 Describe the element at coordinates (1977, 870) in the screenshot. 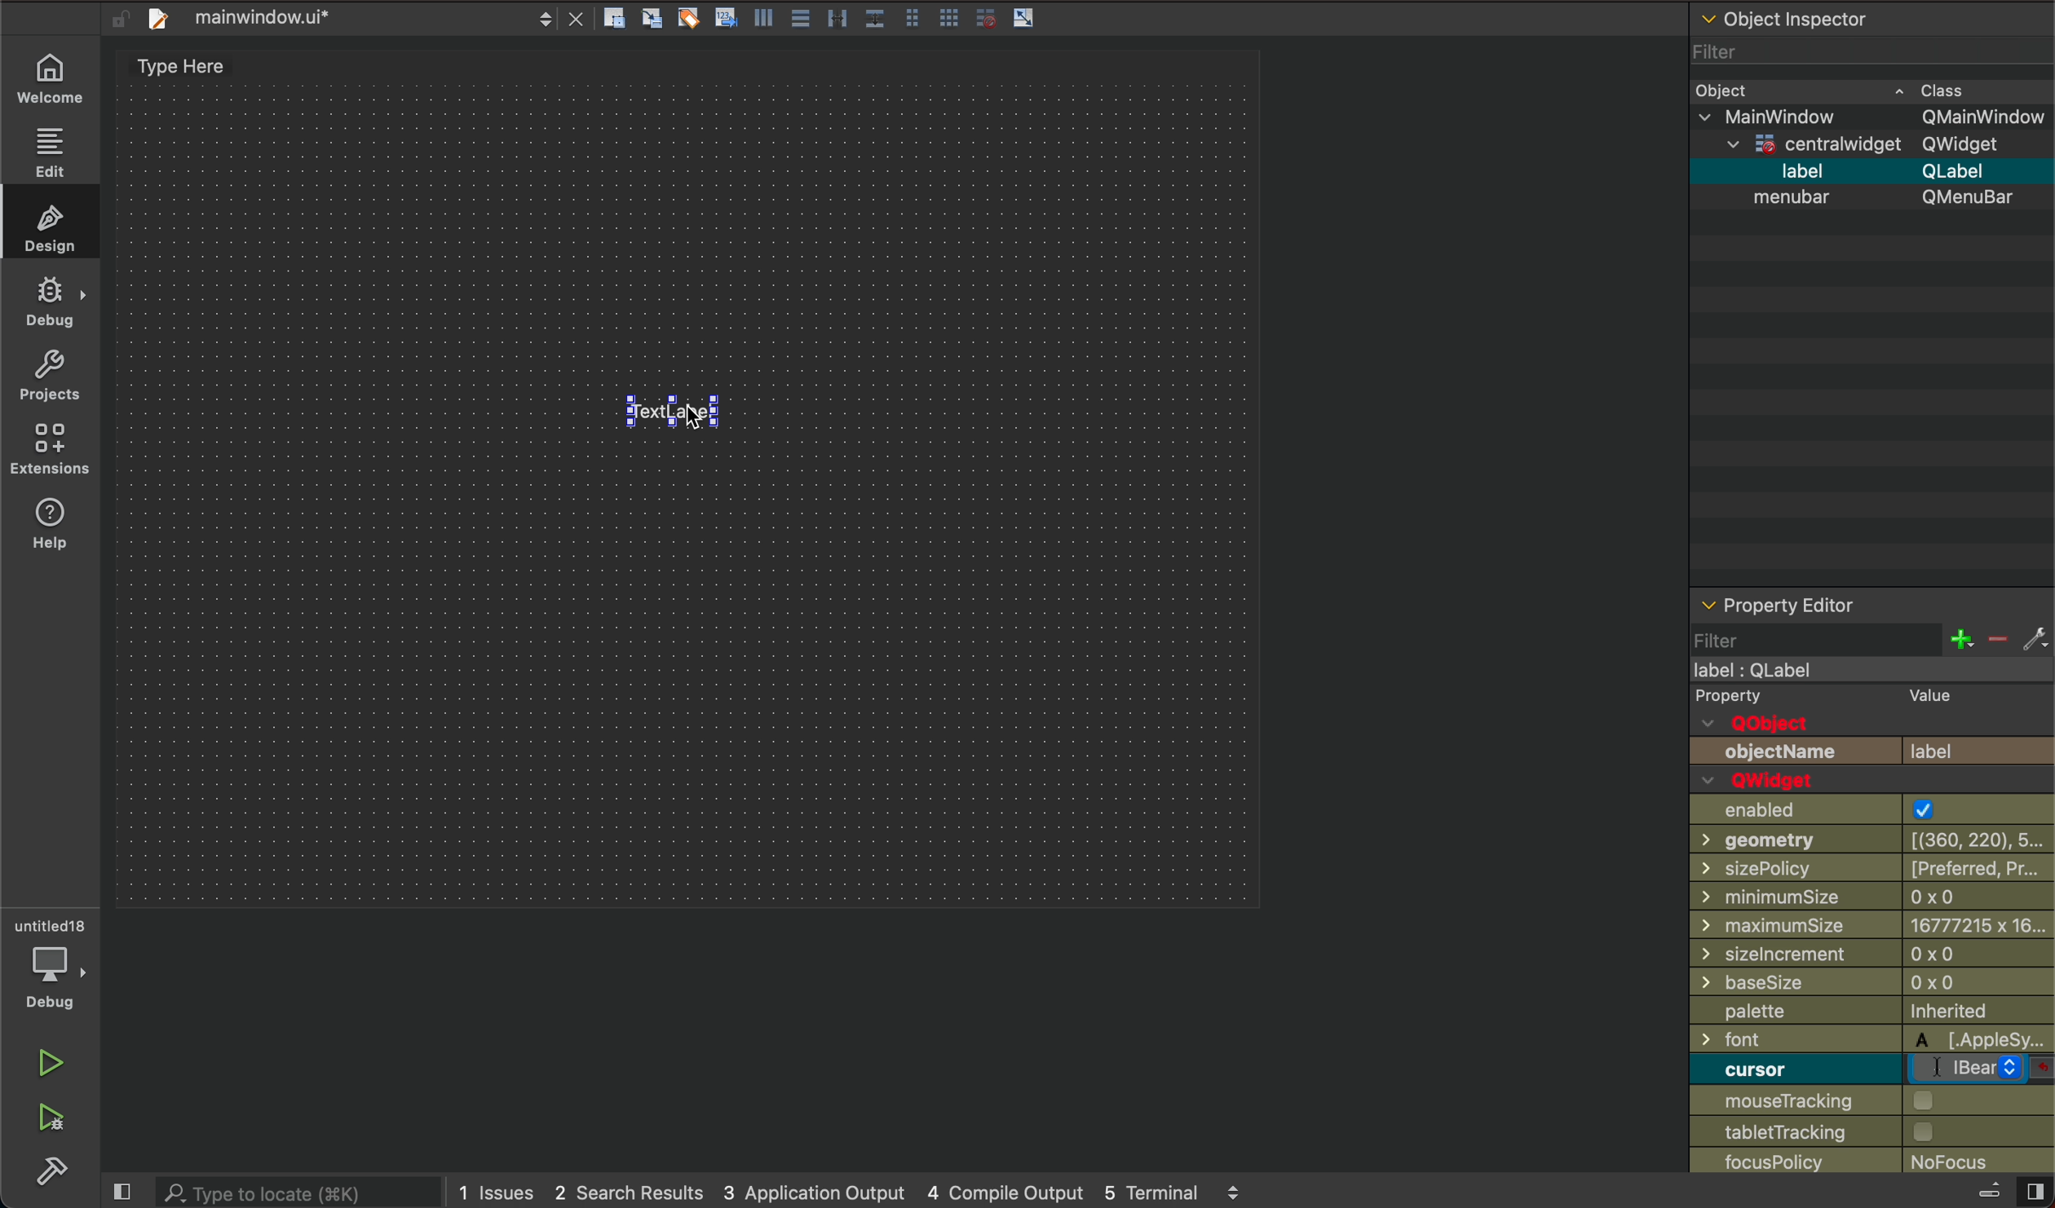

I see `[preferres, pr...` at that location.